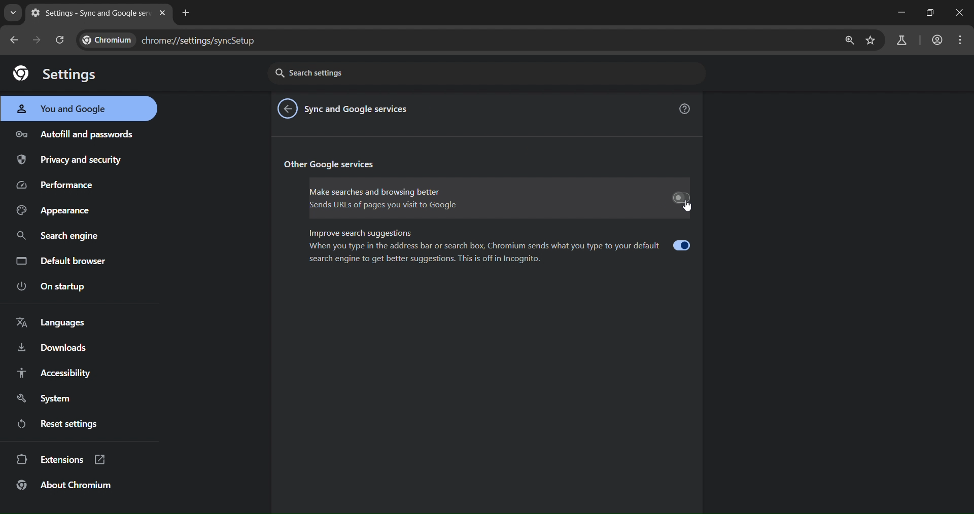 The width and height of the screenshot is (974, 514). Describe the element at coordinates (39, 40) in the screenshot. I see `go forward one page` at that location.